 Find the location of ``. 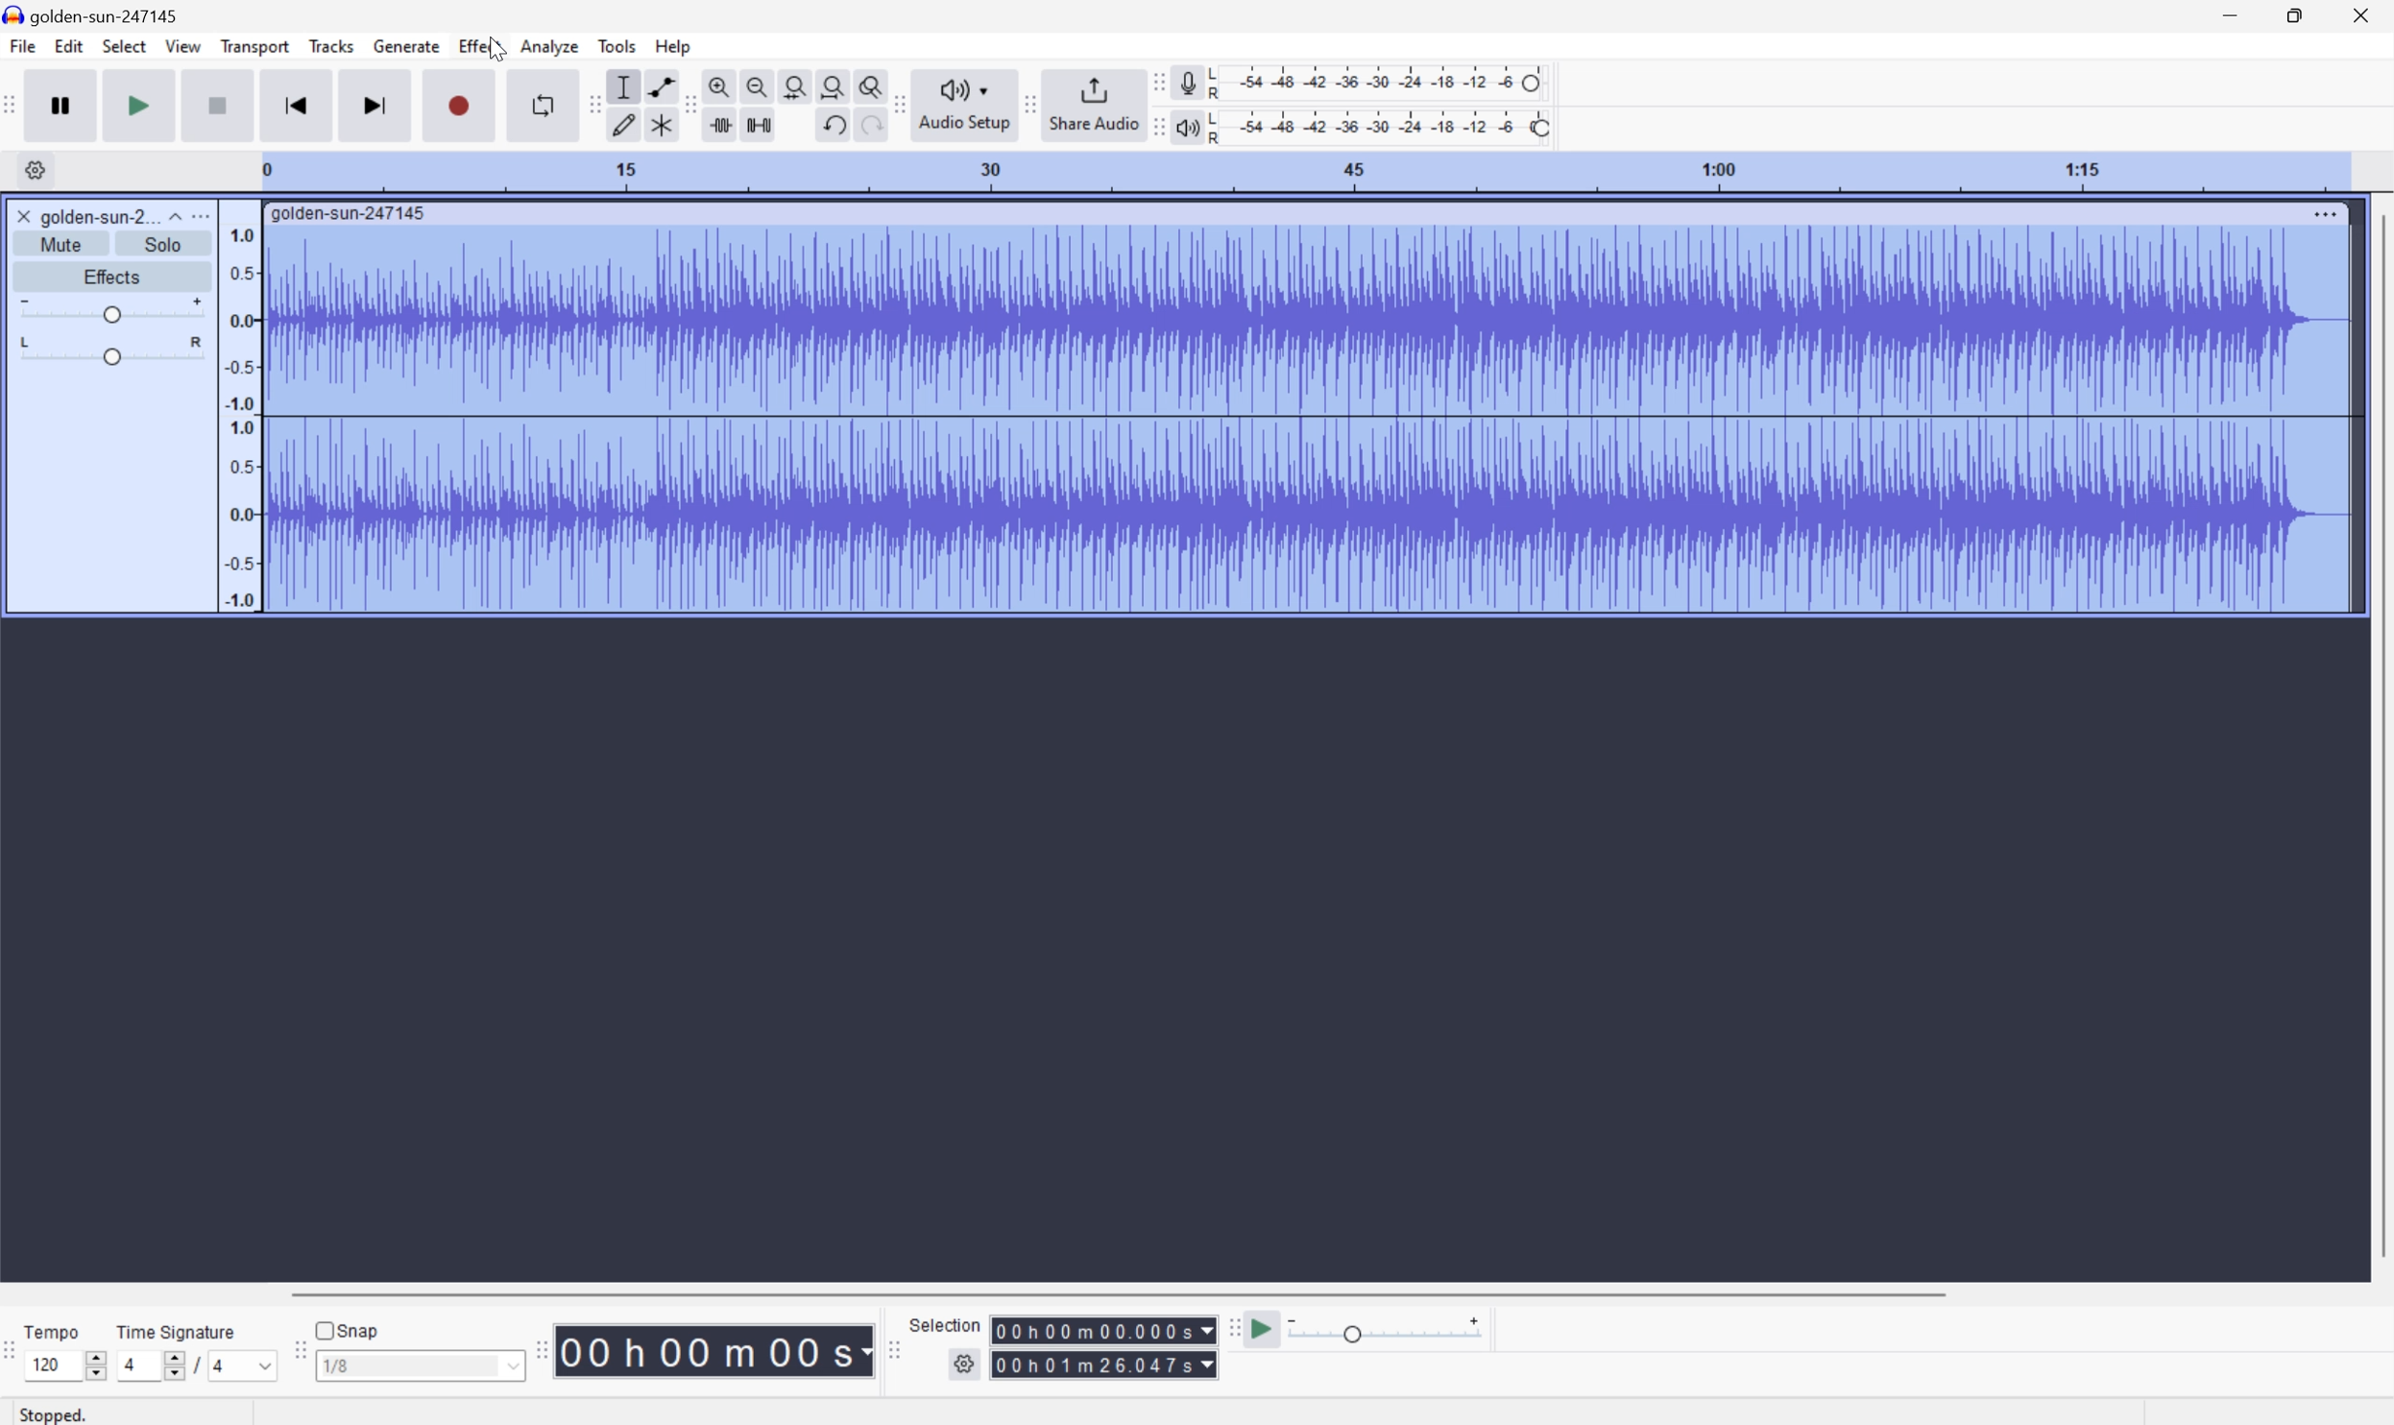

 is located at coordinates (865, 128).